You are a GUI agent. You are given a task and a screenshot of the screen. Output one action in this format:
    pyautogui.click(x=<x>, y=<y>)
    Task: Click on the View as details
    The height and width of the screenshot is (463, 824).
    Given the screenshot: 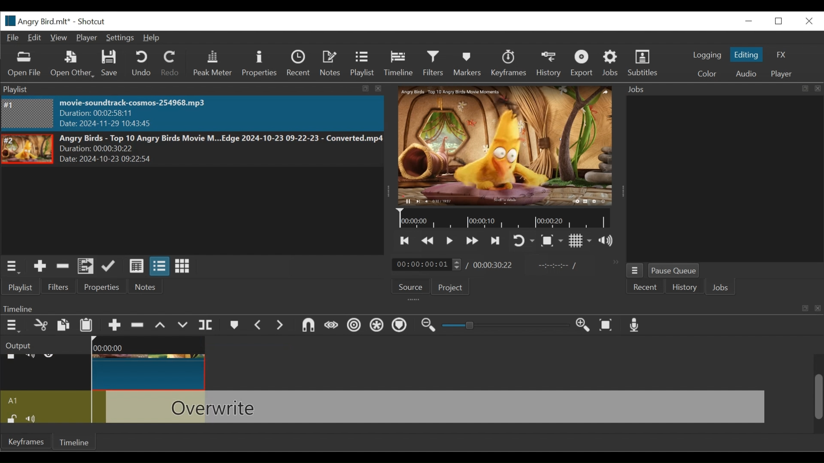 What is the action you would take?
    pyautogui.click(x=136, y=267)
    